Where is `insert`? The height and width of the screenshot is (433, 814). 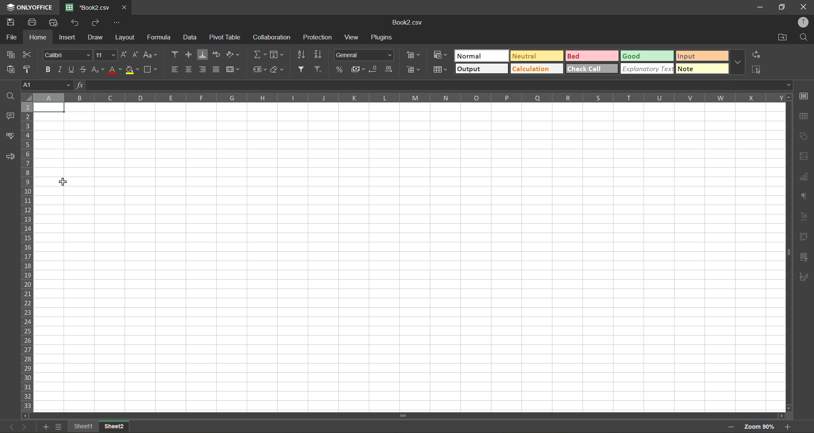 insert is located at coordinates (68, 39).